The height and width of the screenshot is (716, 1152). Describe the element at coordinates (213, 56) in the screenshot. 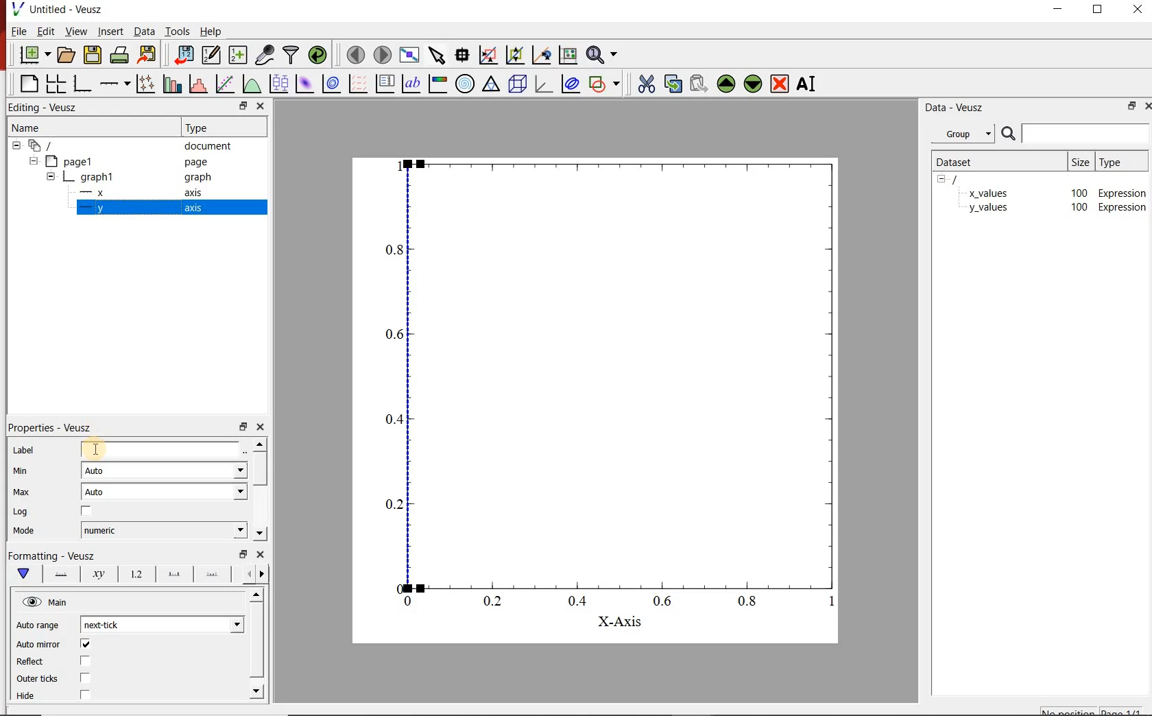

I see `edit and center new datasets` at that location.